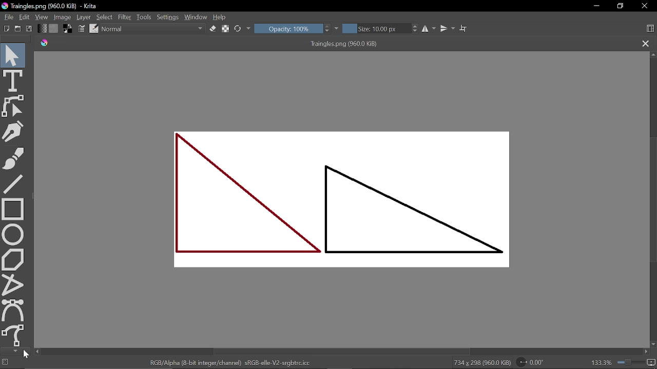  What do you see at coordinates (14, 54) in the screenshot?
I see `Select` at bounding box center [14, 54].